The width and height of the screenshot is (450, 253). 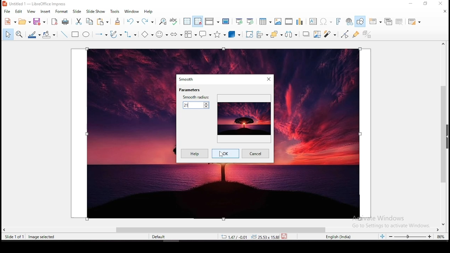 What do you see at coordinates (187, 79) in the screenshot?
I see `dmooth` at bounding box center [187, 79].